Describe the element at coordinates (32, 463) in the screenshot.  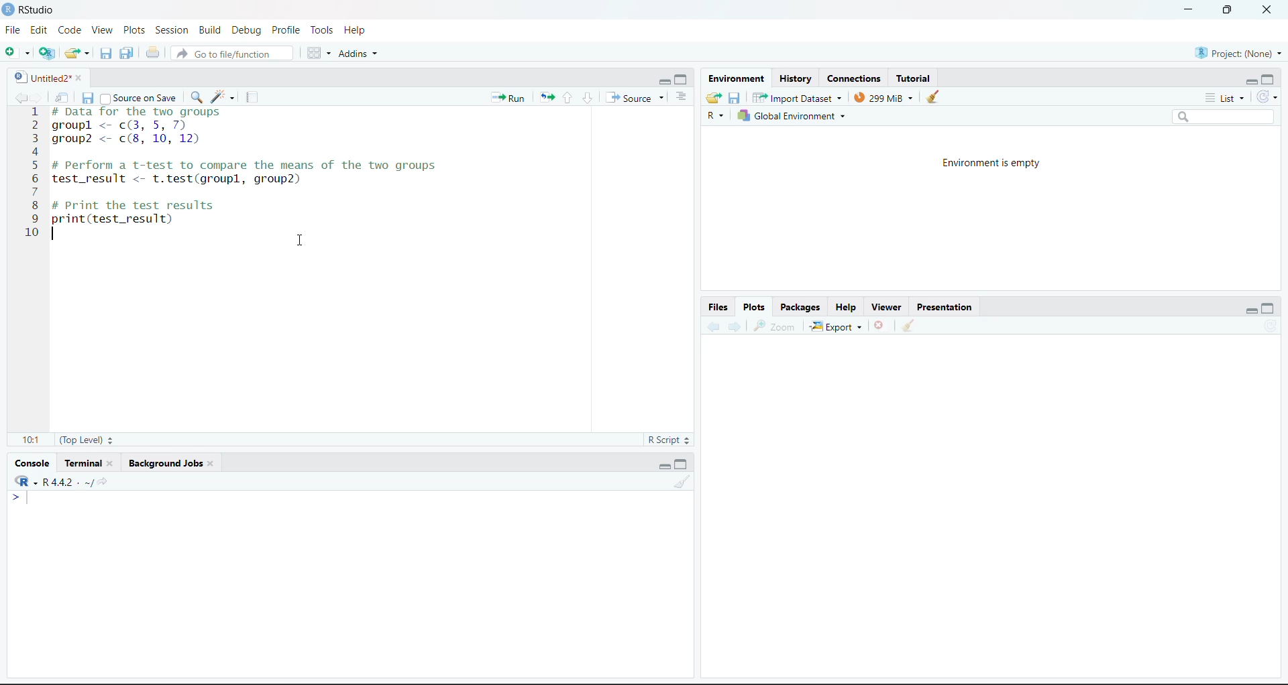
I see `Console` at that location.